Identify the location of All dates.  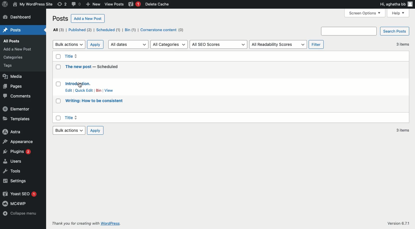
(128, 44).